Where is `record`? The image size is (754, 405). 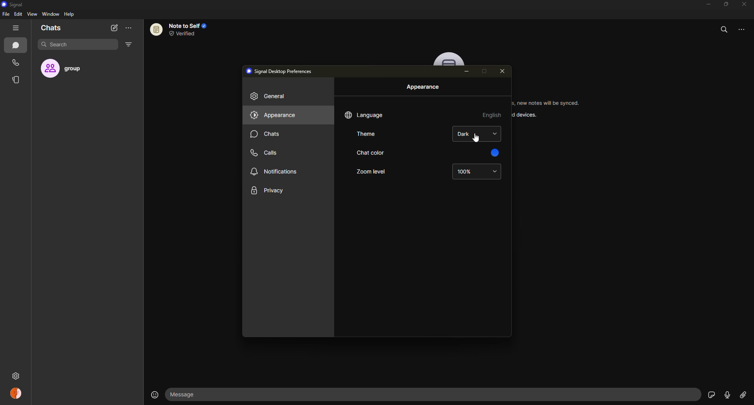 record is located at coordinates (725, 394).